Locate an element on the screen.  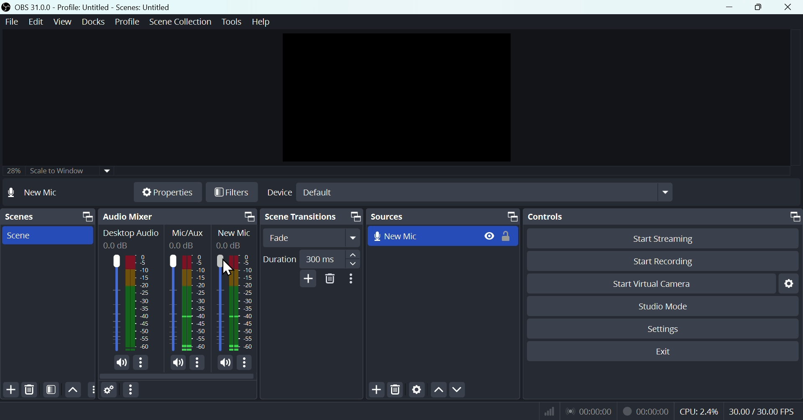
Bitrate is located at coordinates (548, 410).